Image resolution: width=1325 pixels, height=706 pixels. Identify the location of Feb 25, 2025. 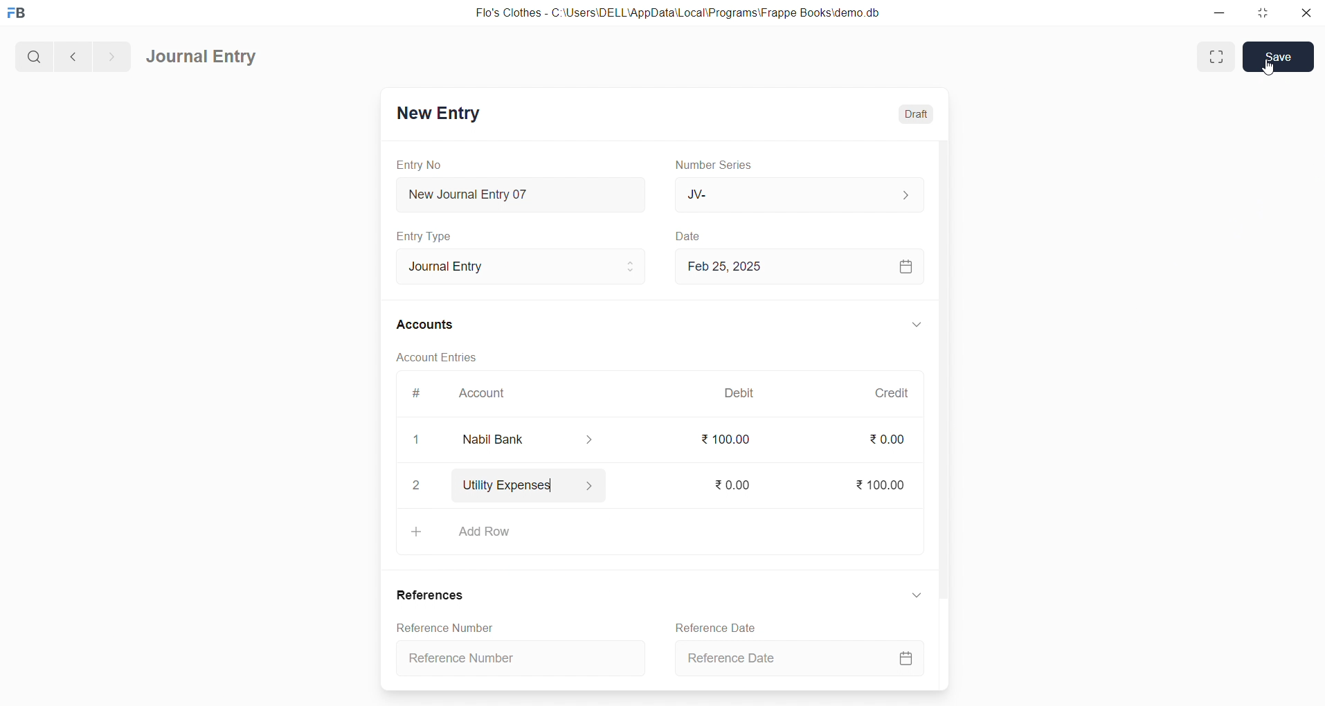
(797, 265).